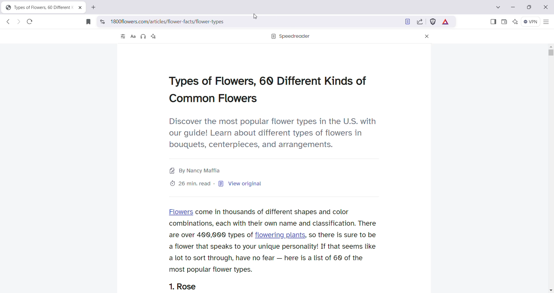 This screenshot has width=554, height=293. Describe the element at coordinates (433, 22) in the screenshot. I see `Brave Shields` at that location.